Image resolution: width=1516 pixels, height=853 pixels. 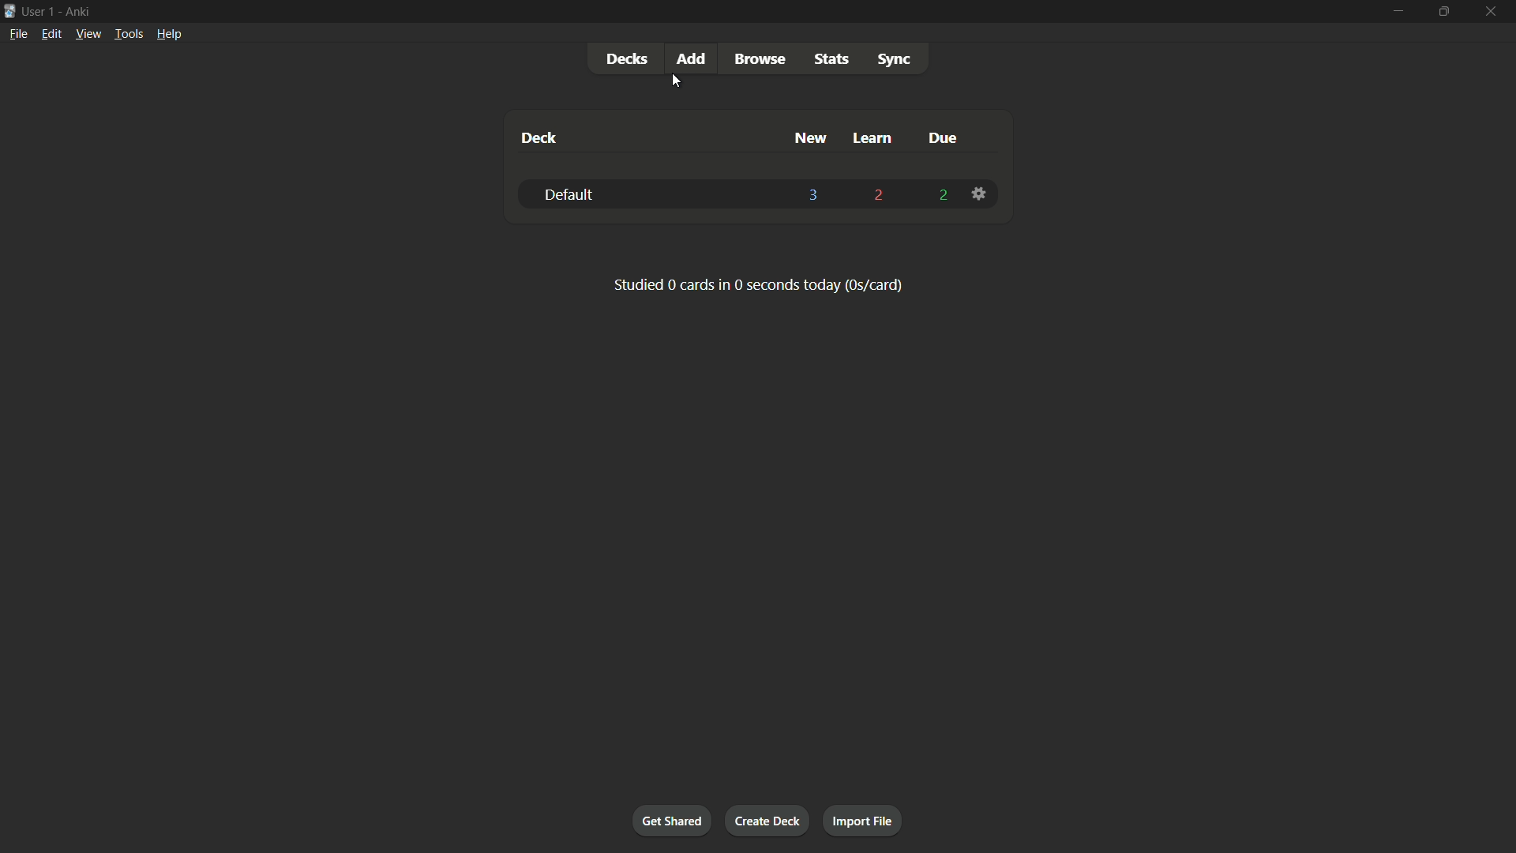 I want to click on app name, so click(x=77, y=9).